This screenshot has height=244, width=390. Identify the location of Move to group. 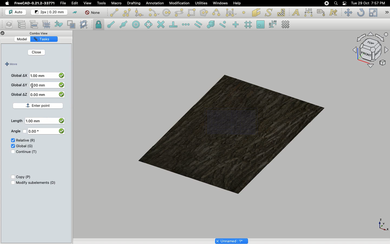
(35, 24).